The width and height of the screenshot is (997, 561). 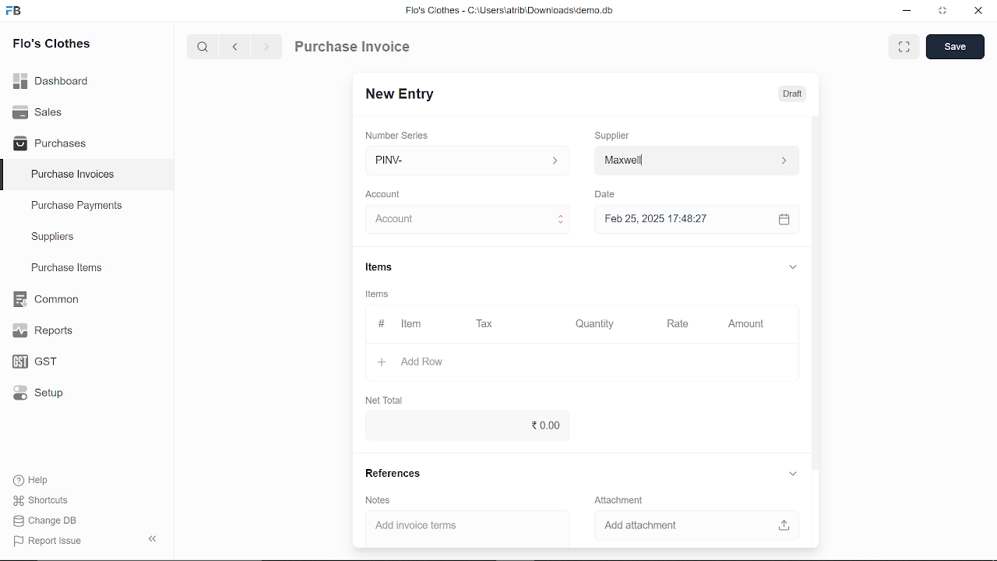 What do you see at coordinates (45, 541) in the screenshot?
I see `J Report Issue` at bounding box center [45, 541].